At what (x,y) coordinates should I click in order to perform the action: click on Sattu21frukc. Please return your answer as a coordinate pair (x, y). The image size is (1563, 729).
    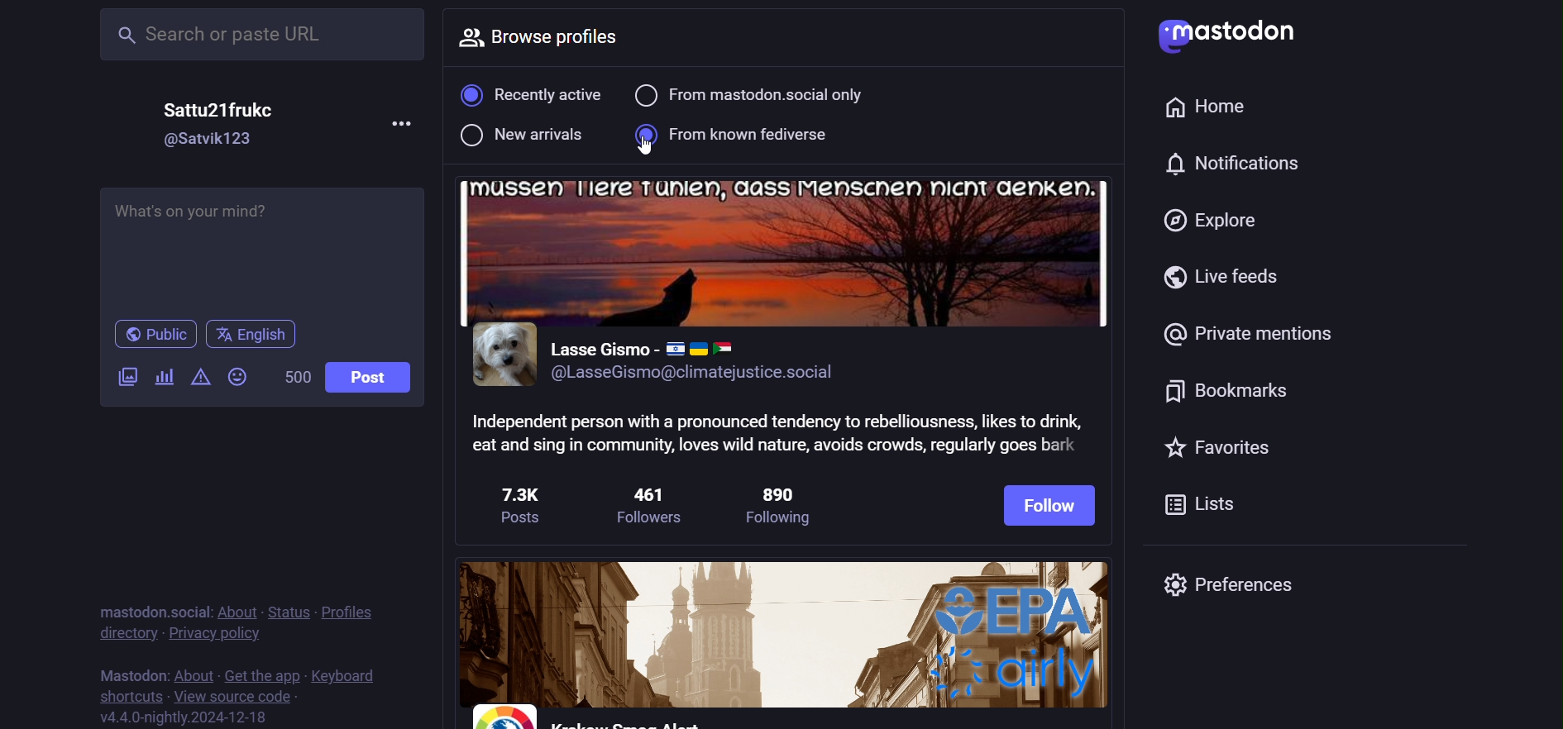
    Looking at the image, I should click on (216, 107).